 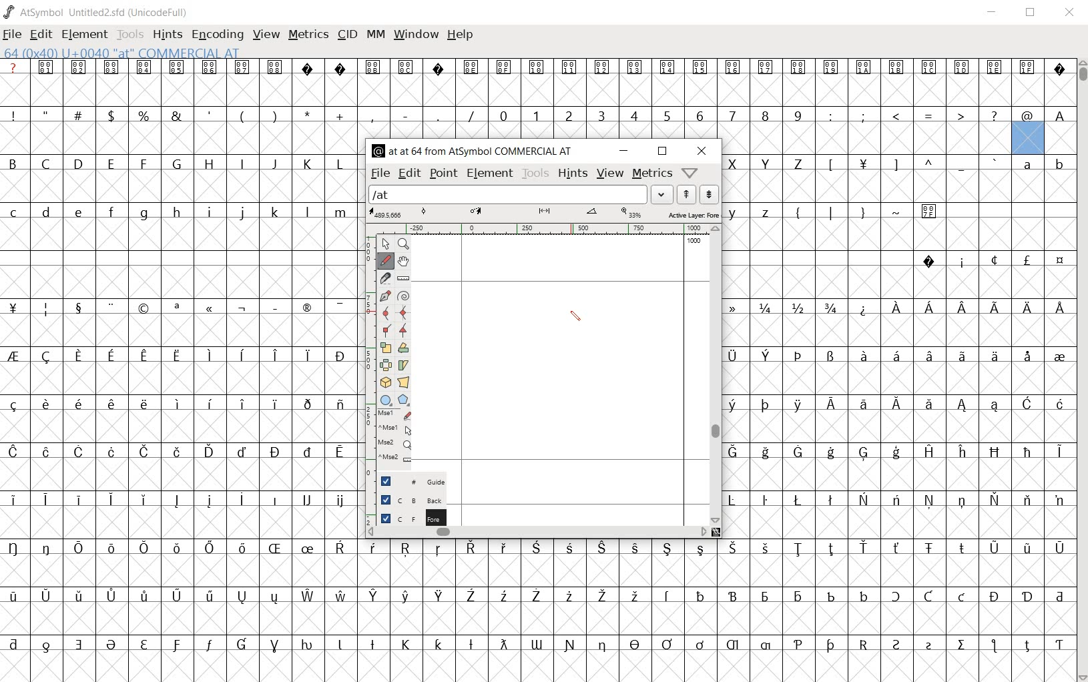 What do you see at coordinates (41, 35) in the screenshot?
I see `EDIT` at bounding box center [41, 35].